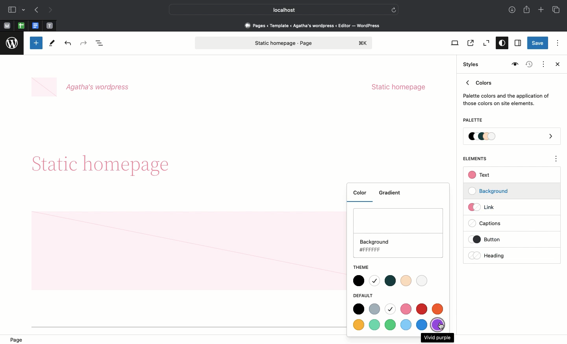  I want to click on Tabs, so click(557, 10).